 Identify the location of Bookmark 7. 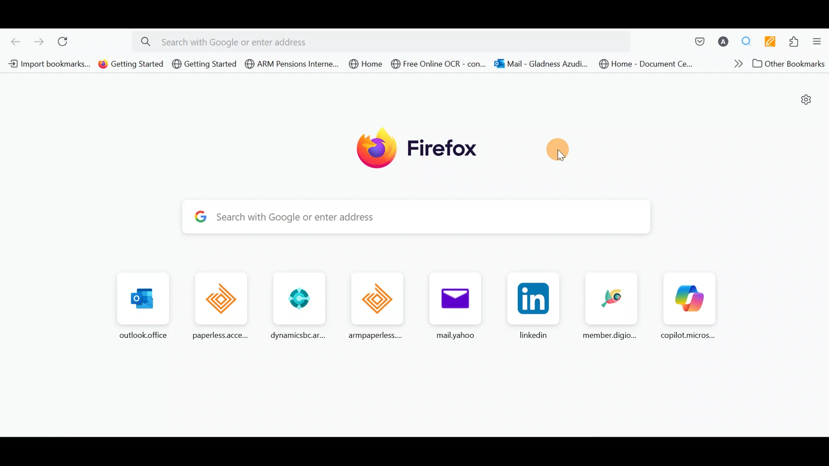
(542, 63).